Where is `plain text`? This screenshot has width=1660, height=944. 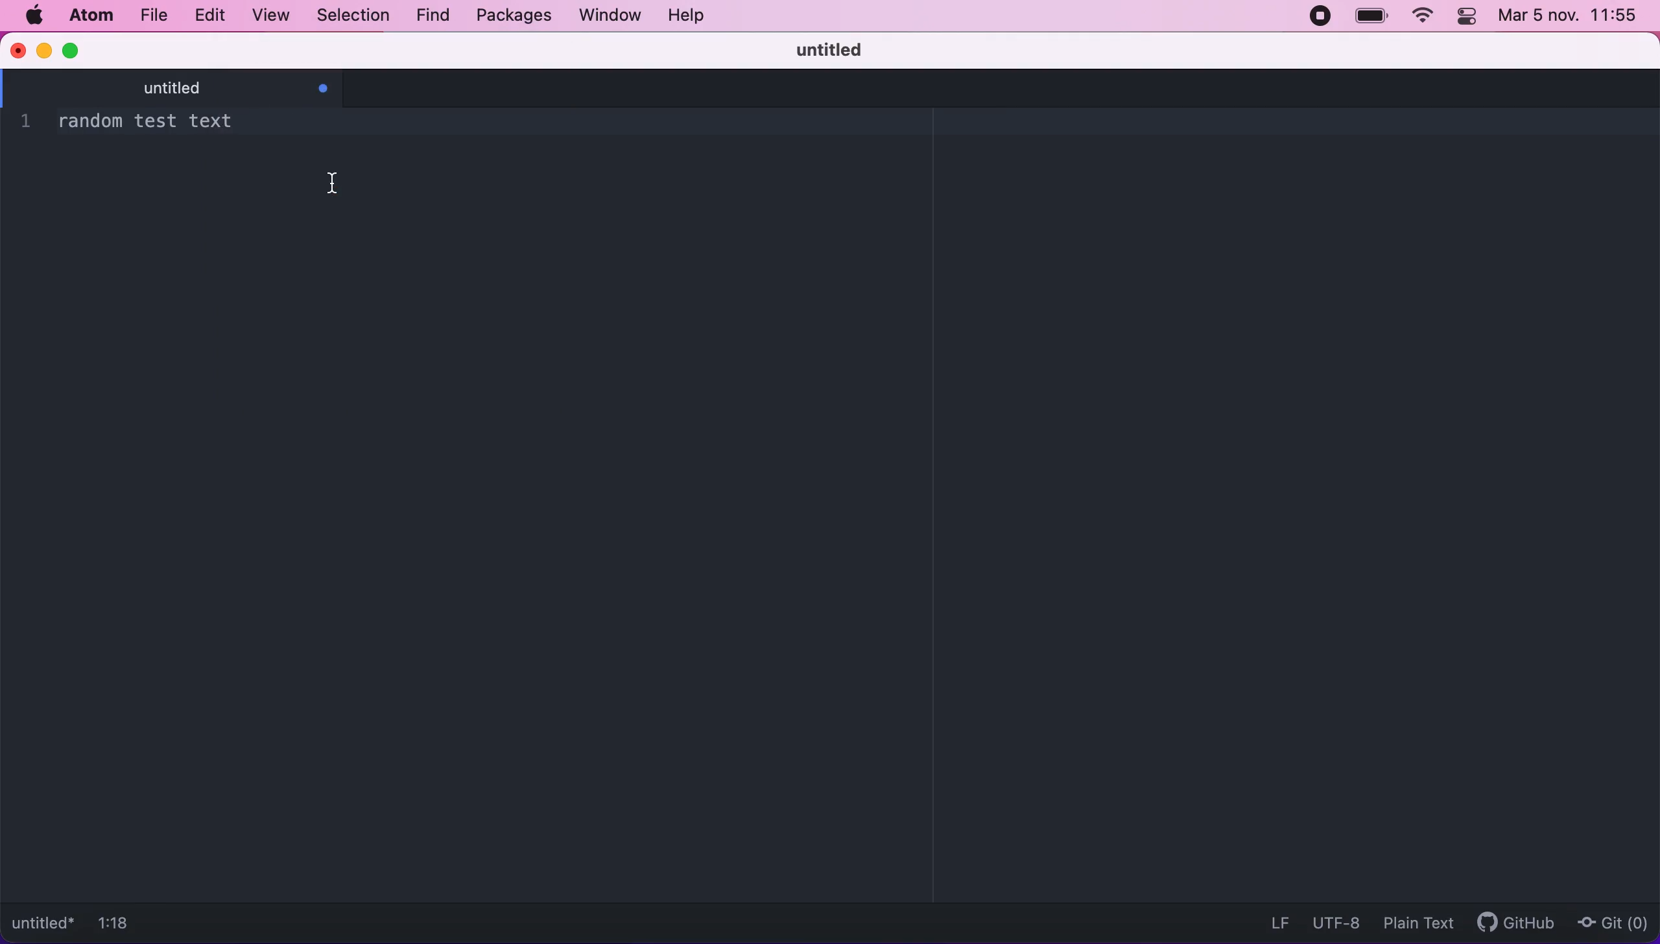 plain text is located at coordinates (1415, 923).